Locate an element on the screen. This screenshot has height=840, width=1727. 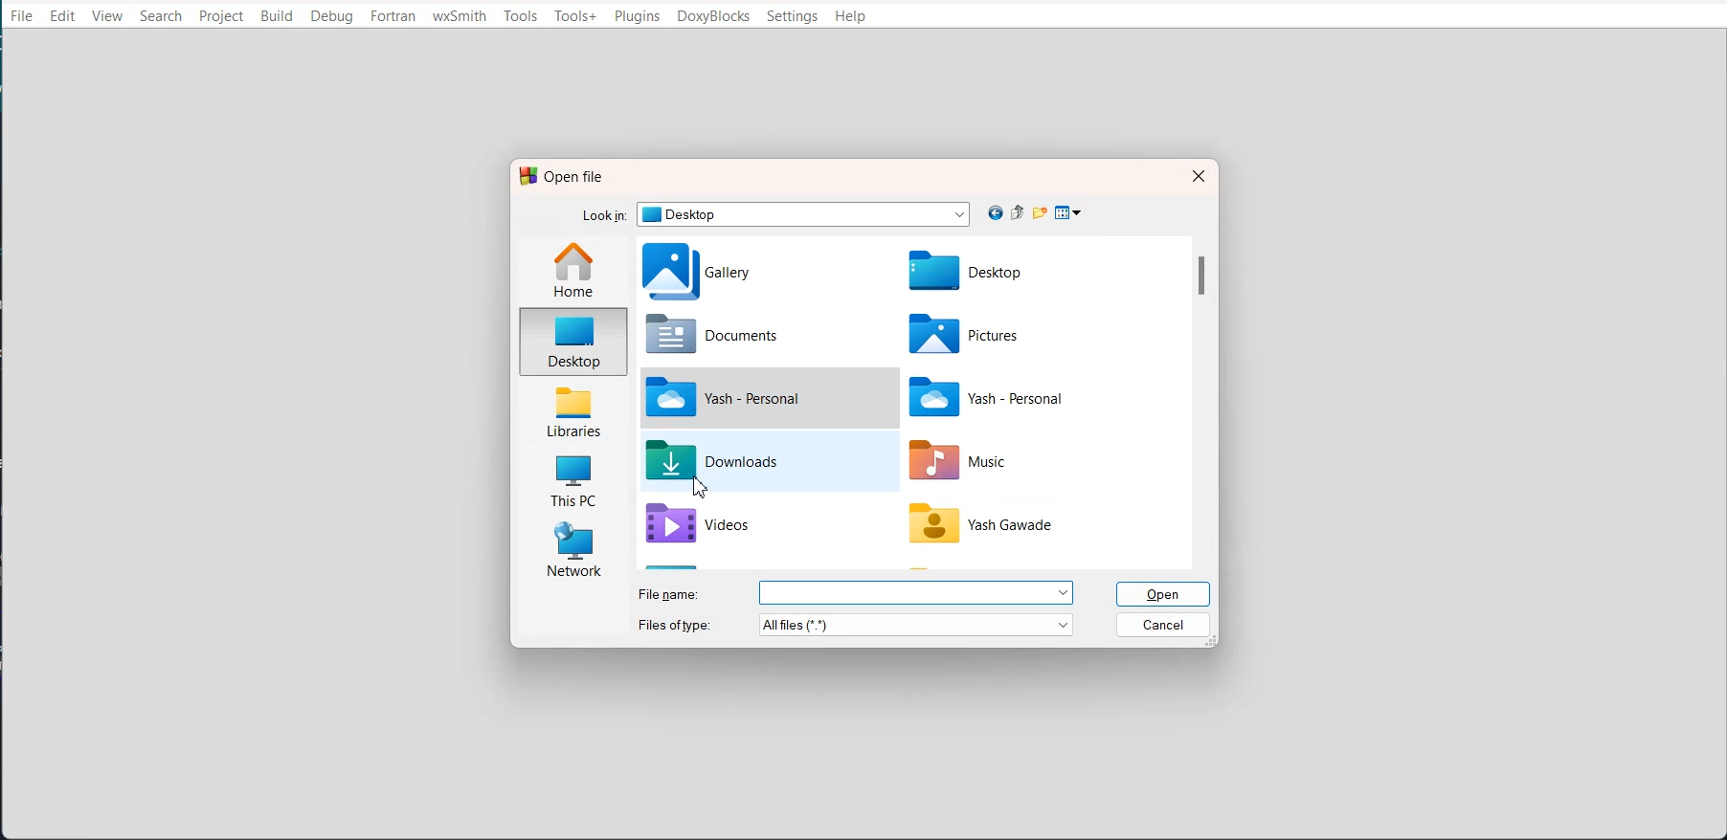
Music is located at coordinates (994, 463).